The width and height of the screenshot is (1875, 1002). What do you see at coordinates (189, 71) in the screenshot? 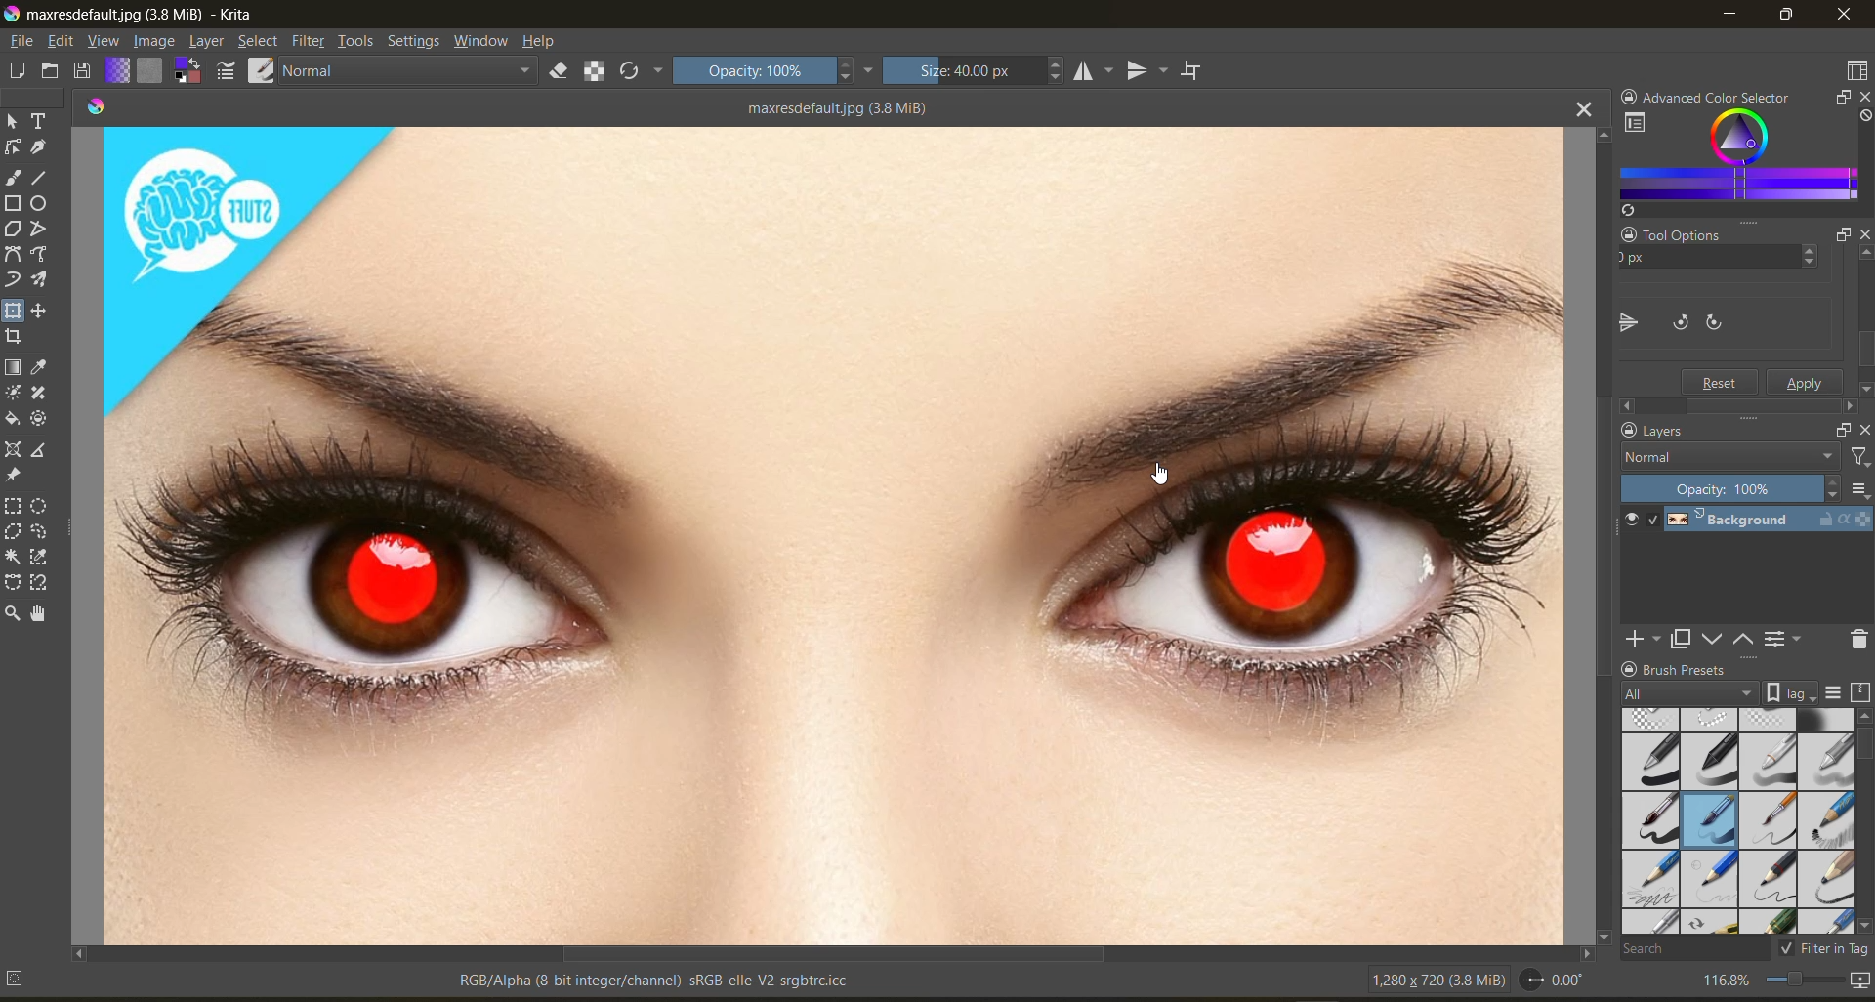
I see `swap foreground and background color` at bounding box center [189, 71].